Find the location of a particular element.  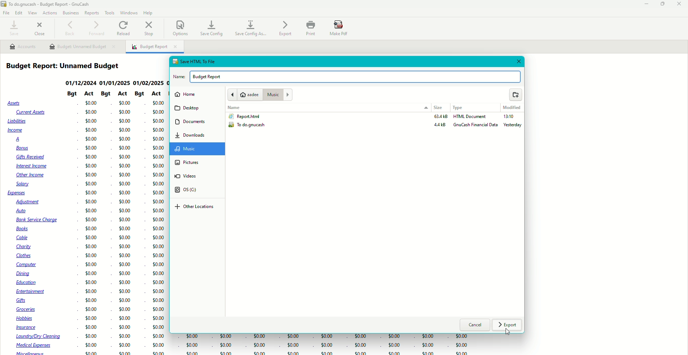

Save Config As is located at coordinates (252, 28).